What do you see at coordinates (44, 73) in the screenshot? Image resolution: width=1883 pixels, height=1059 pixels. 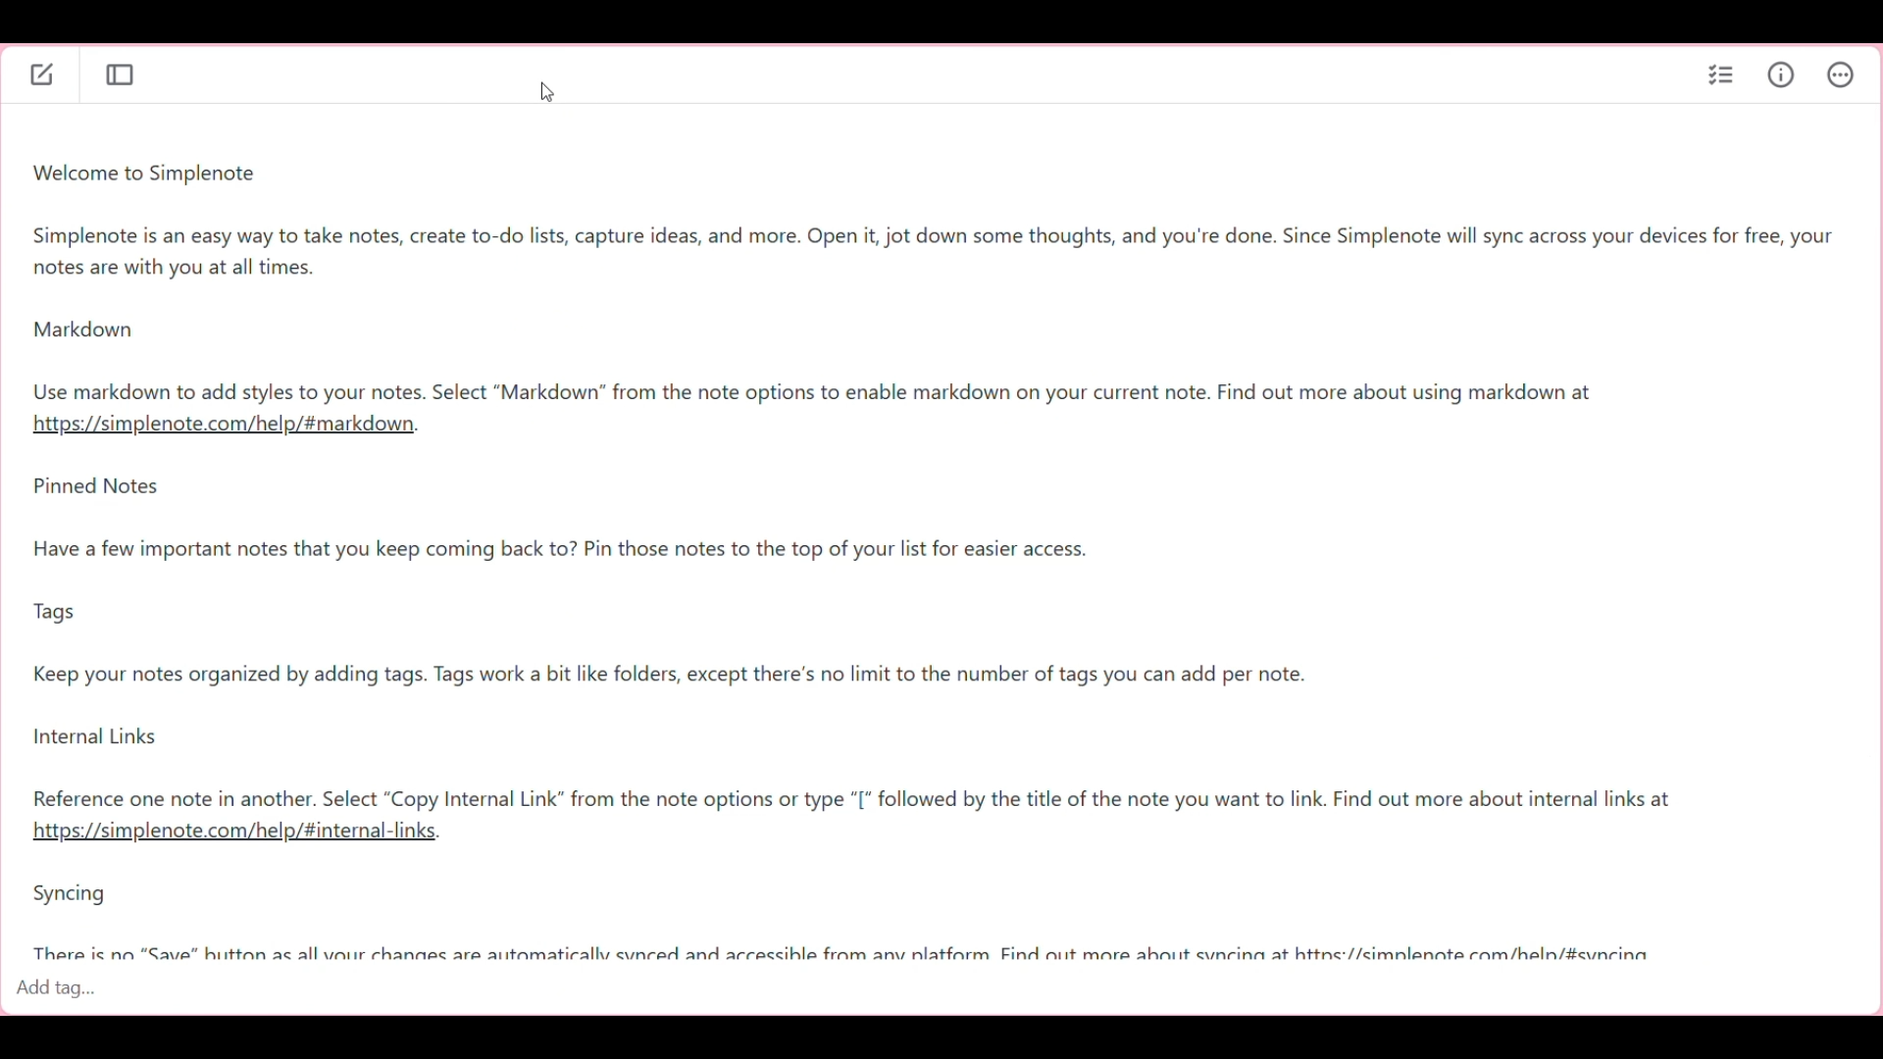 I see `Click to add note` at bounding box center [44, 73].